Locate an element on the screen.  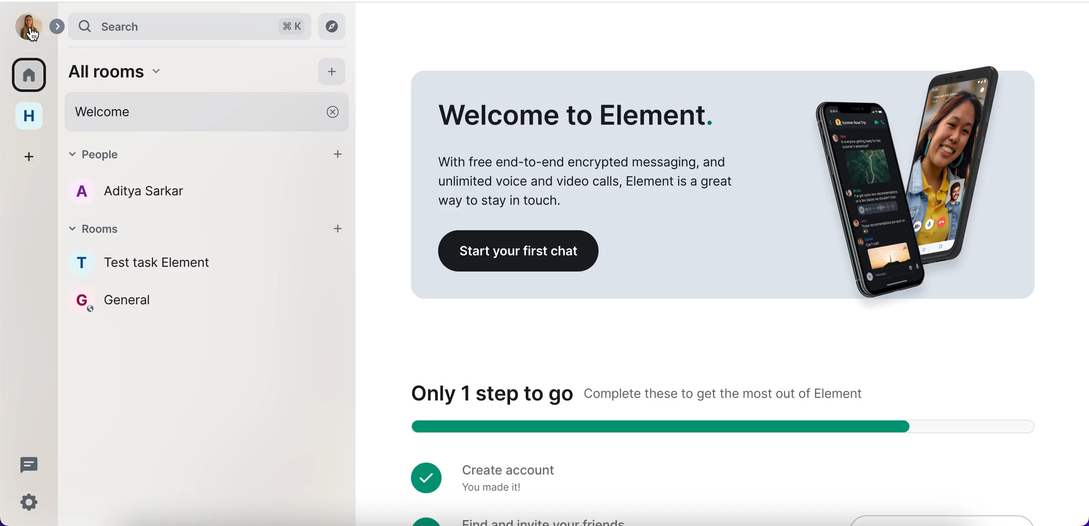
threads is located at coordinates (30, 465).